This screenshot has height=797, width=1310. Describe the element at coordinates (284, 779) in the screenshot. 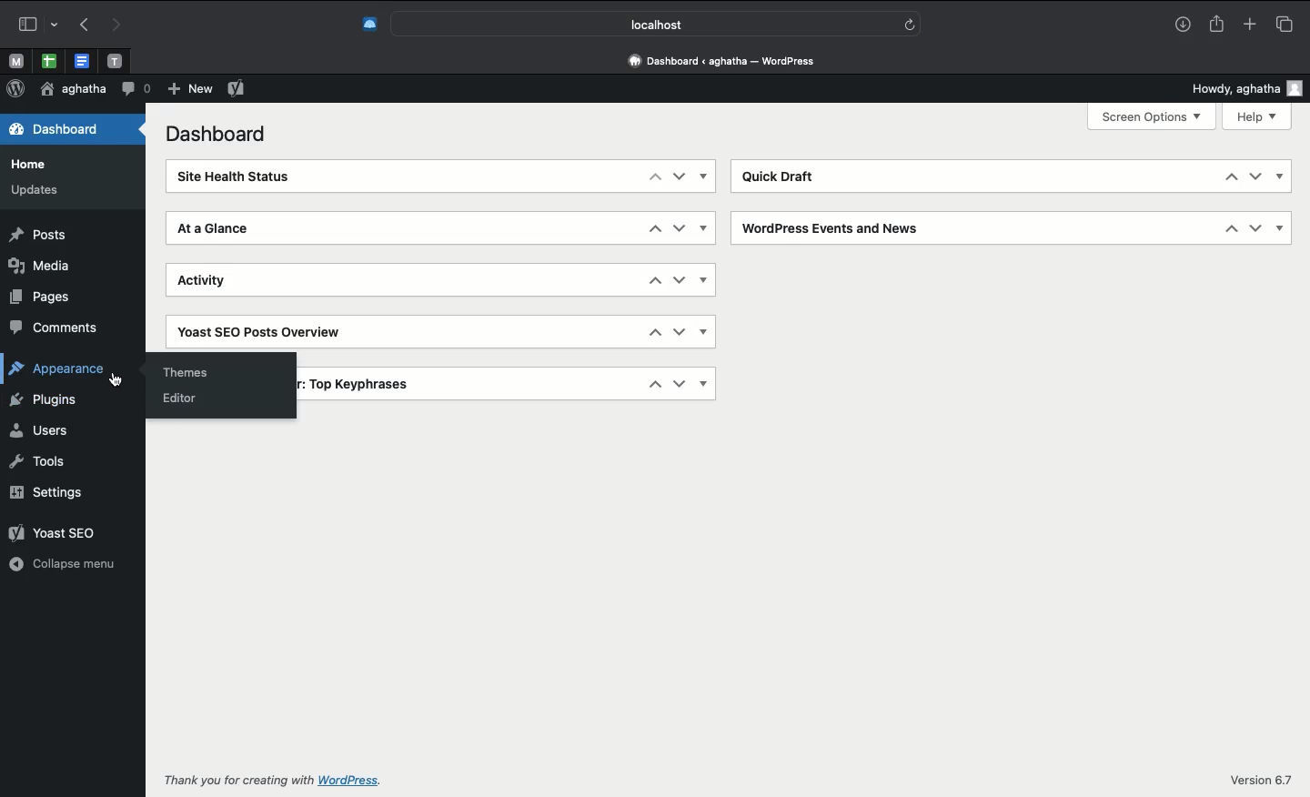

I see `Thank you for creating with wordpress` at that location.